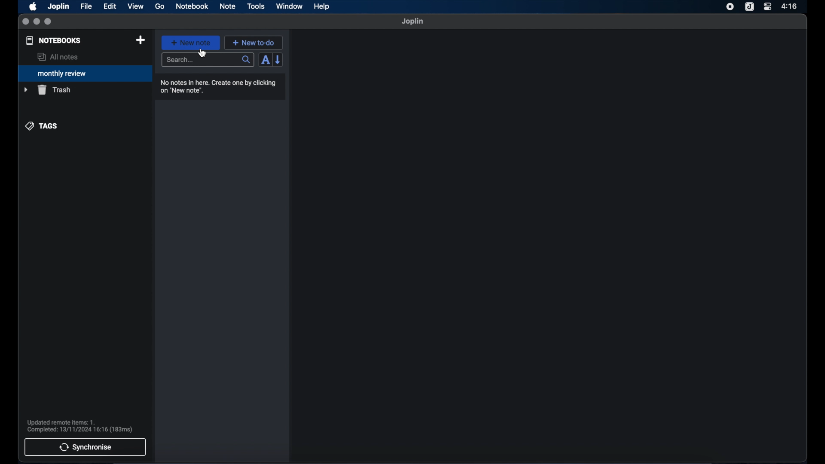  What do you see at coordinates (86, 6) in the screenshot?
I see `file` at bounding box center [86, 6].